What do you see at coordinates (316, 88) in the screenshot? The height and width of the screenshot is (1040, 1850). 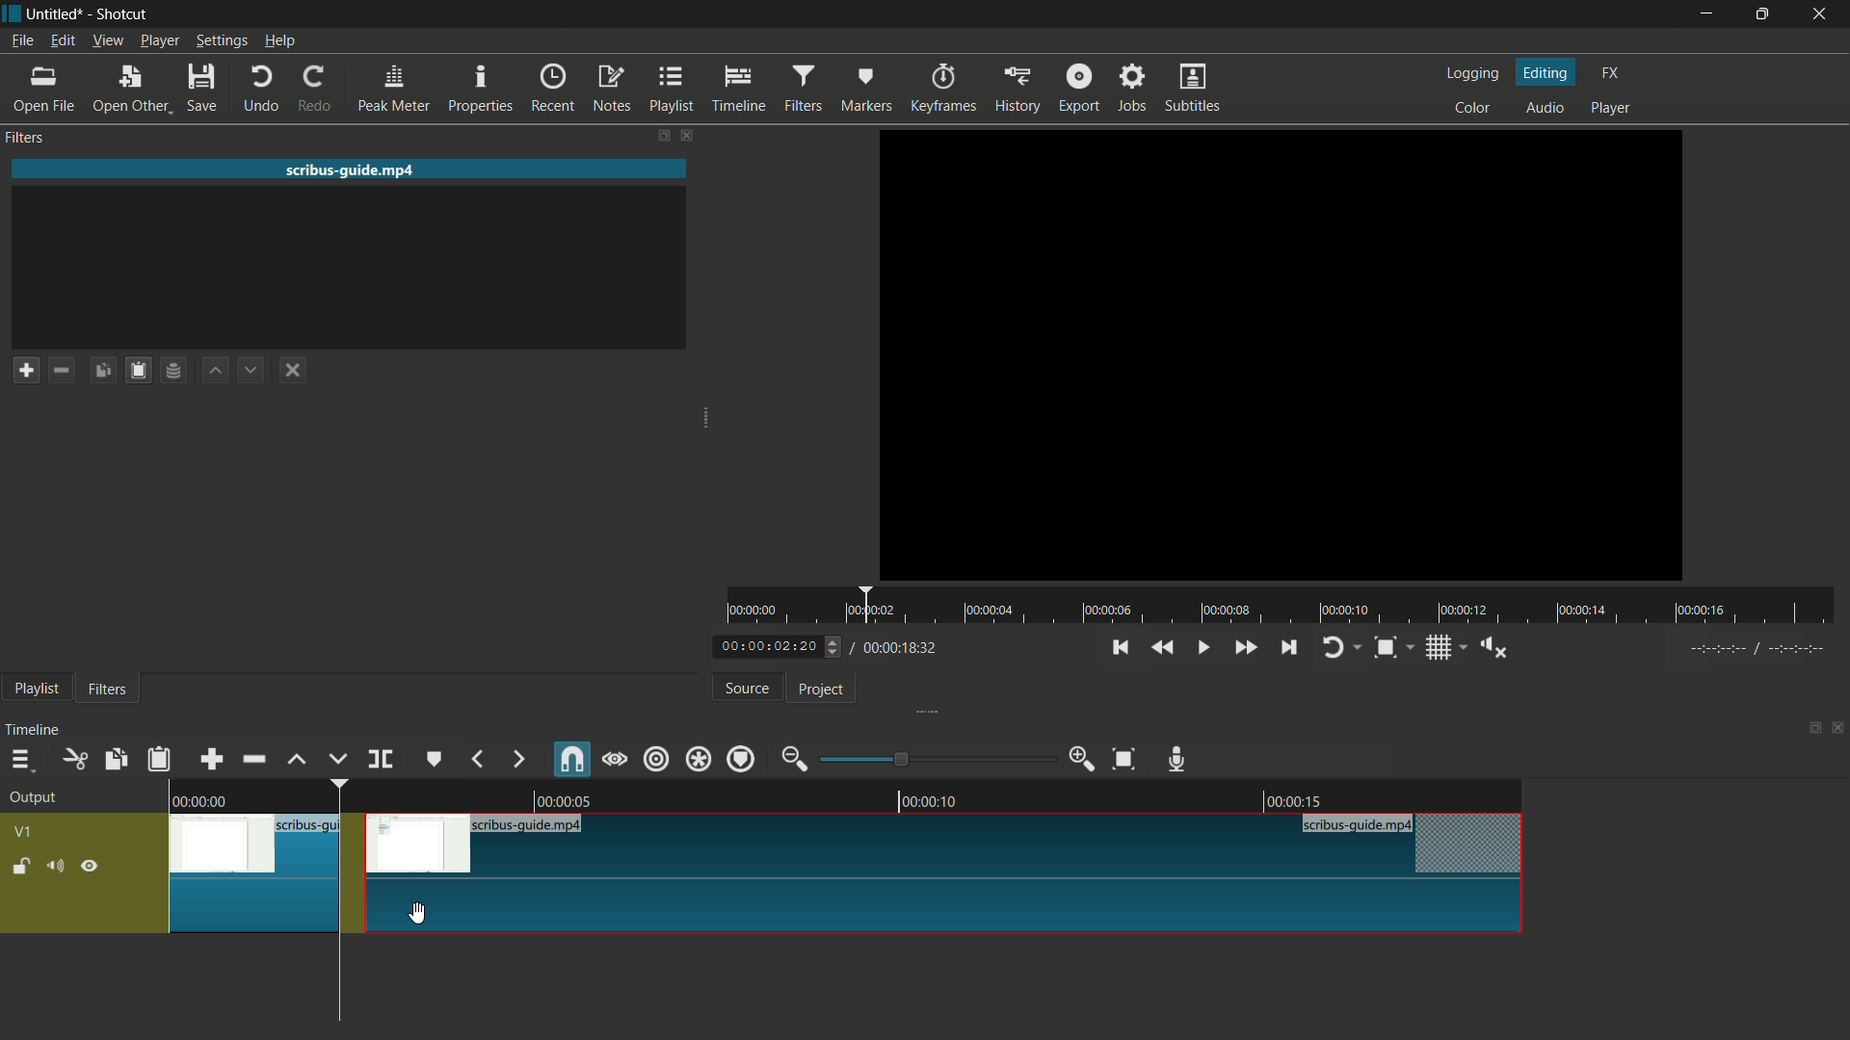 I see `redo` at bounding box center [316, 88].